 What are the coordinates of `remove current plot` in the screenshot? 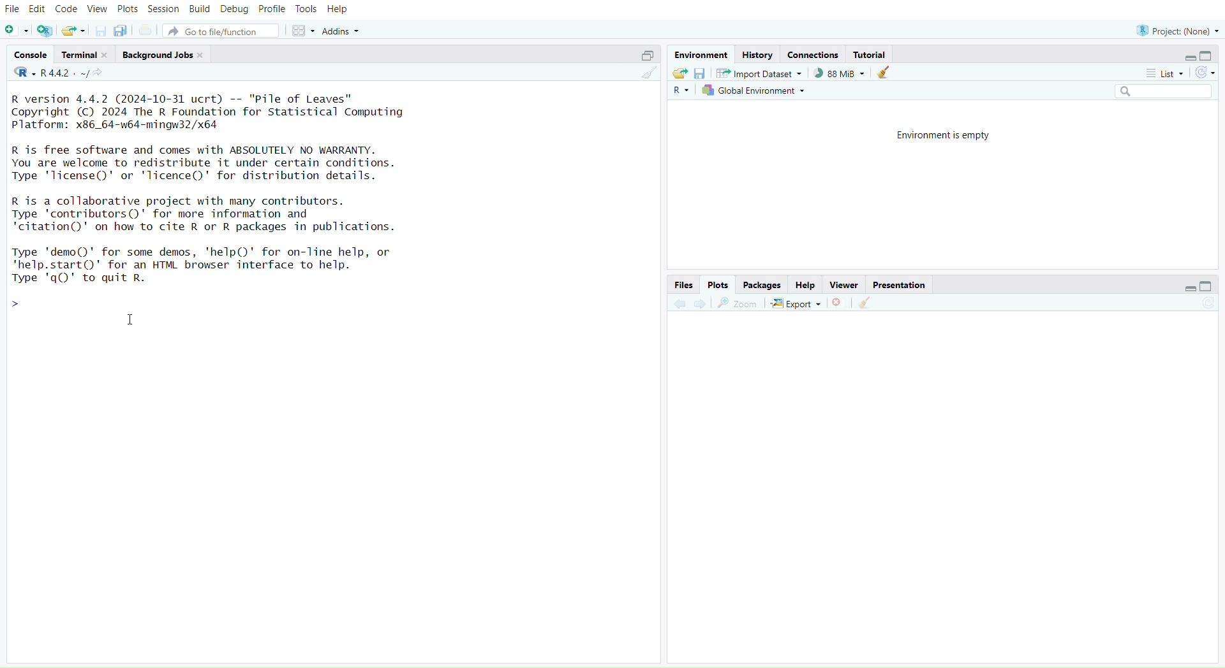 It's located at (839, 303).